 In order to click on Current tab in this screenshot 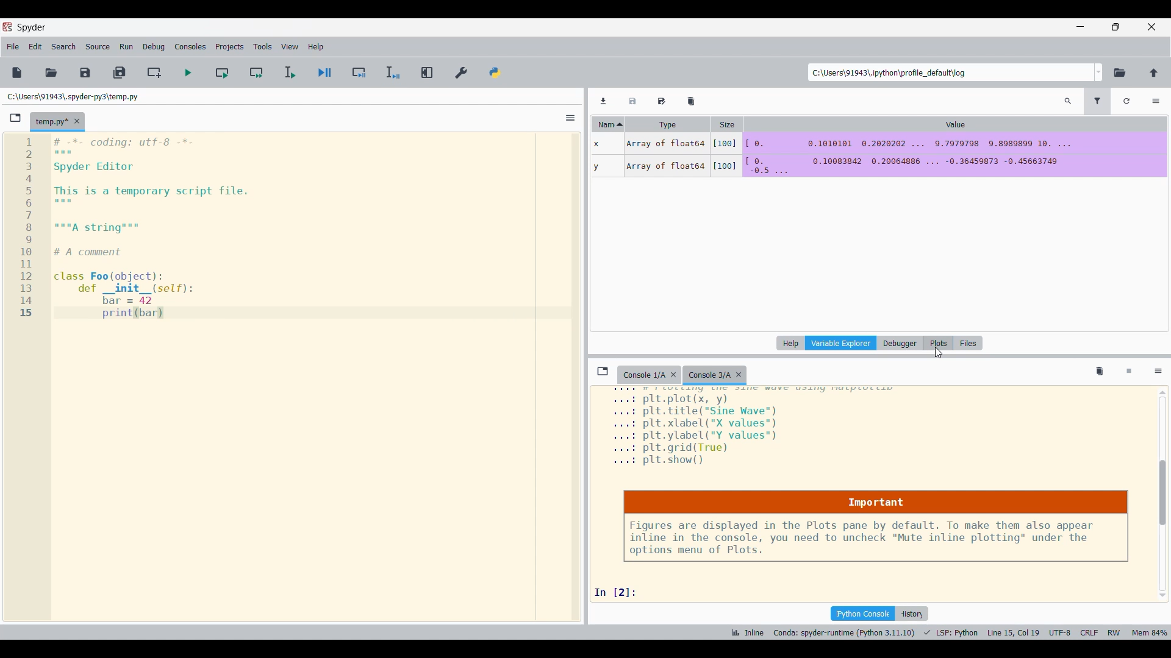, I will do `click(51, 122)`.